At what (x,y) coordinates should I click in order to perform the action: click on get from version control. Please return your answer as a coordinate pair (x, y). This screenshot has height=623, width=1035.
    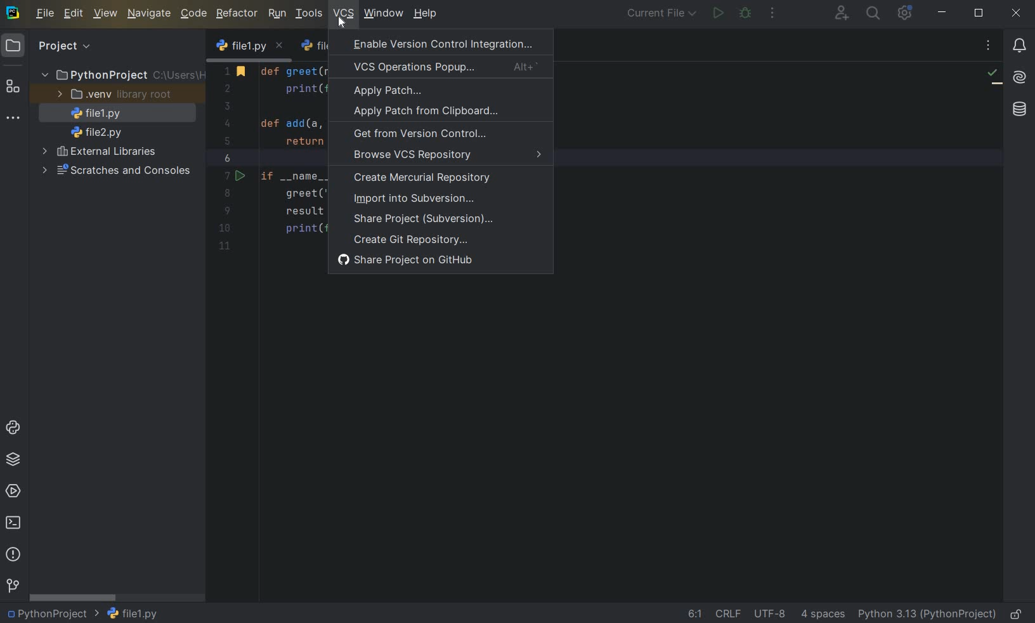
    Looking at the image, I should click on (423, 134).